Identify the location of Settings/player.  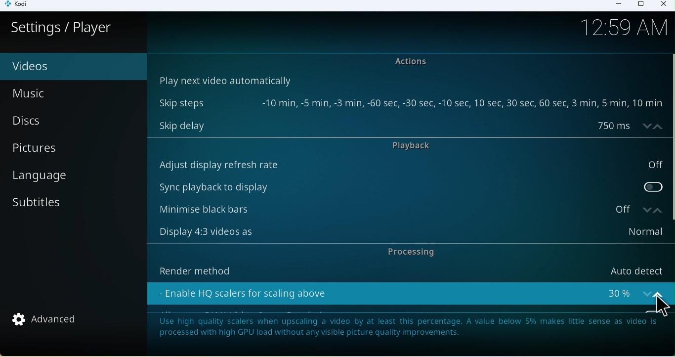
(62, 28).